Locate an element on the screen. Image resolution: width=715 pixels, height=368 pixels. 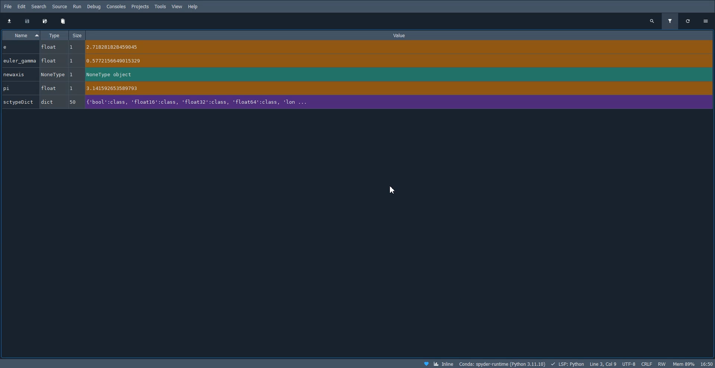
a 141592653589793 is located at coordinates (118, 88).